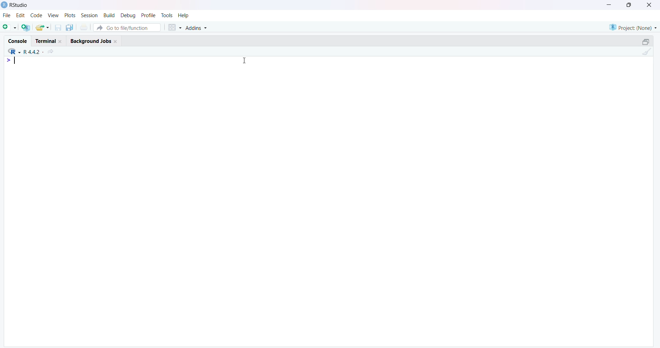 The height and width of the screenshot is (348, 660). Describe the element at coordinates (175, 26) in the screenshot. I see `Workspace panes` at that location.